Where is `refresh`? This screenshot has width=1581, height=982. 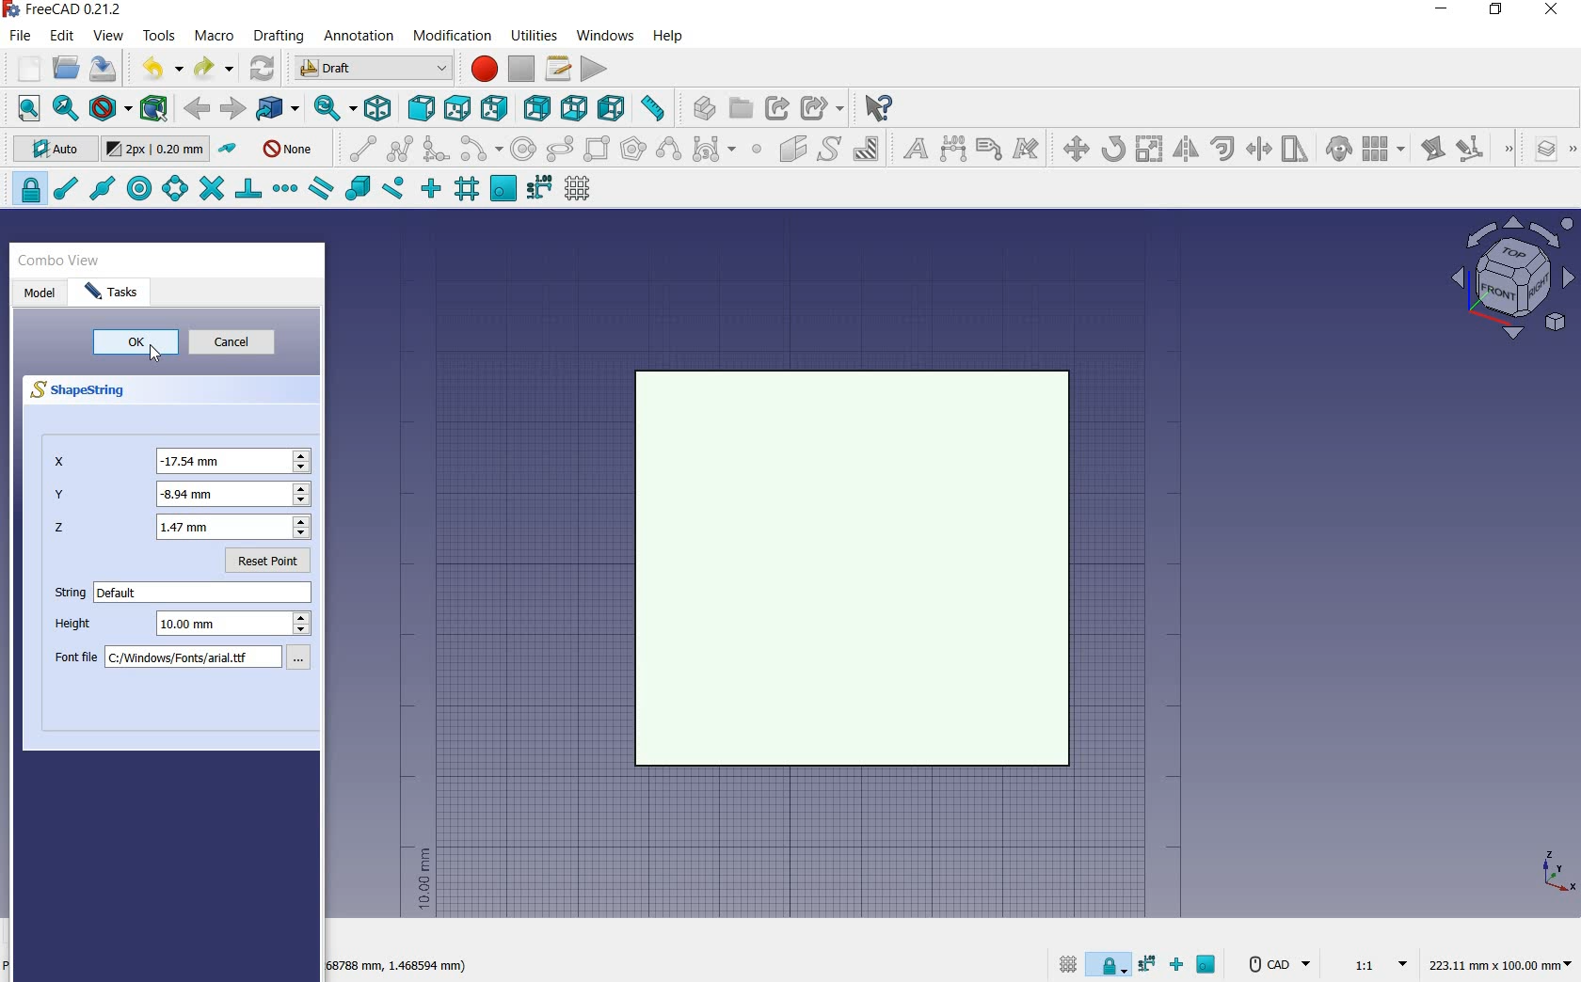 refresh is located at coordinates (263, 66).